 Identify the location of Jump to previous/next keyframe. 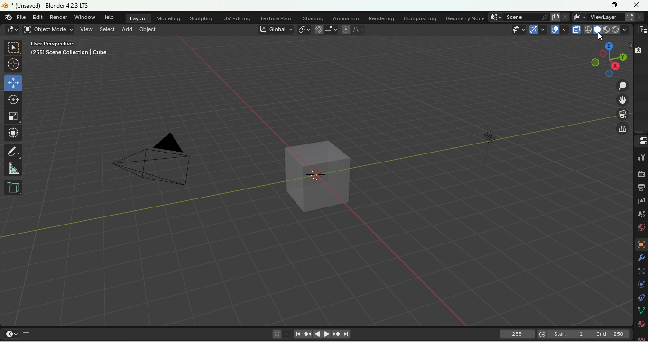
(335, 334).